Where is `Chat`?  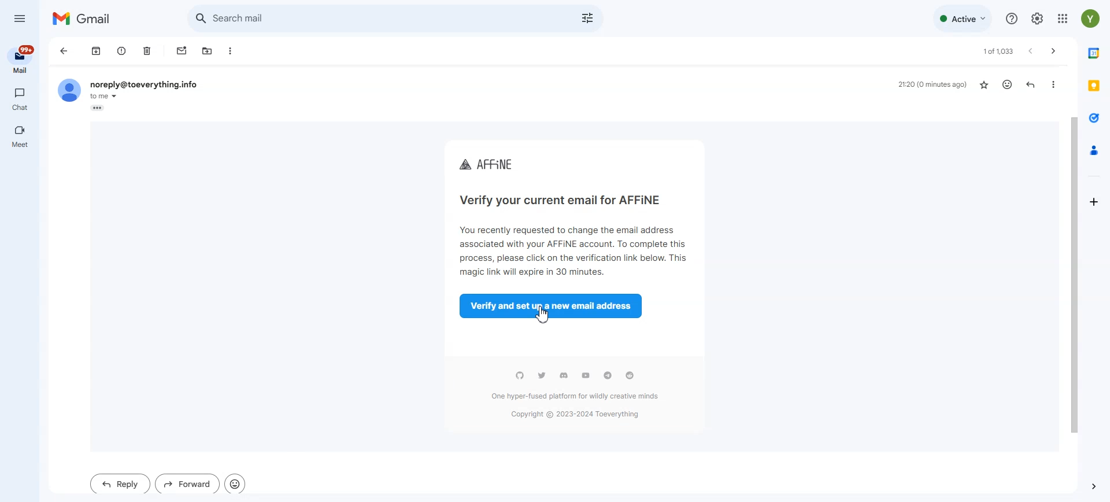 Chat is located at coordinates (20, 99).